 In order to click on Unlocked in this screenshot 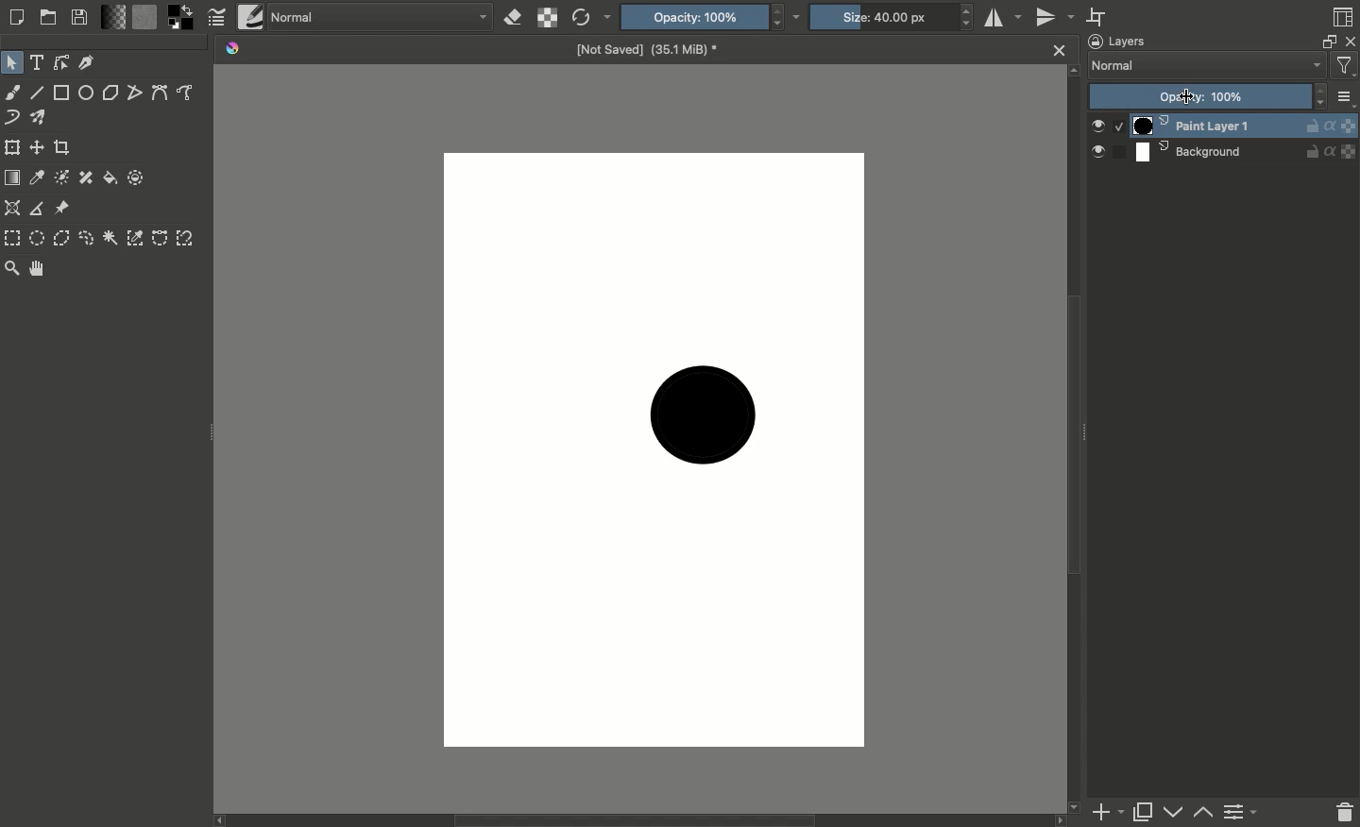, I will do `click(1311, 125)`.